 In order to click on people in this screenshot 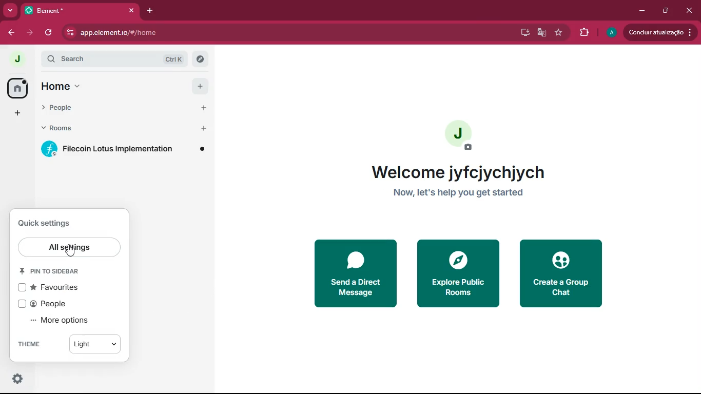, I will do `click(48, 304)`.